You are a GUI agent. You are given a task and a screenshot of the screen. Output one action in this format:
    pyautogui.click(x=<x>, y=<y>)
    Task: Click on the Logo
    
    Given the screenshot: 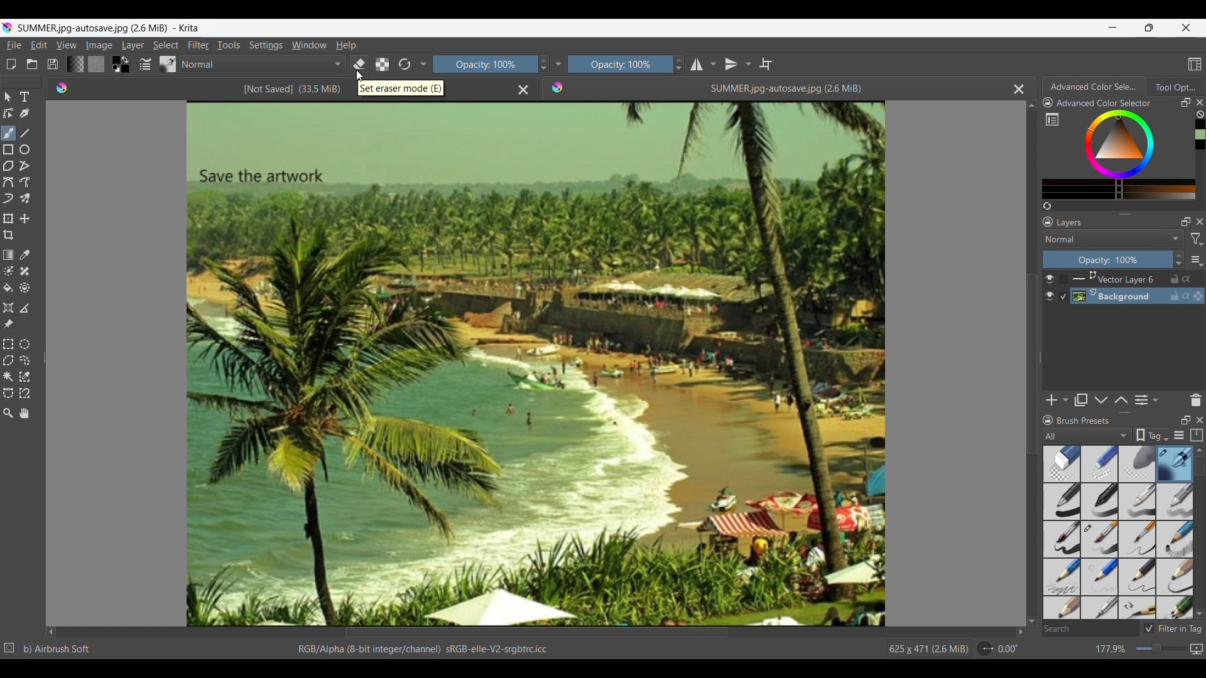 What is the action you would take?
    pyautogui.click(x=63, y=88)
    